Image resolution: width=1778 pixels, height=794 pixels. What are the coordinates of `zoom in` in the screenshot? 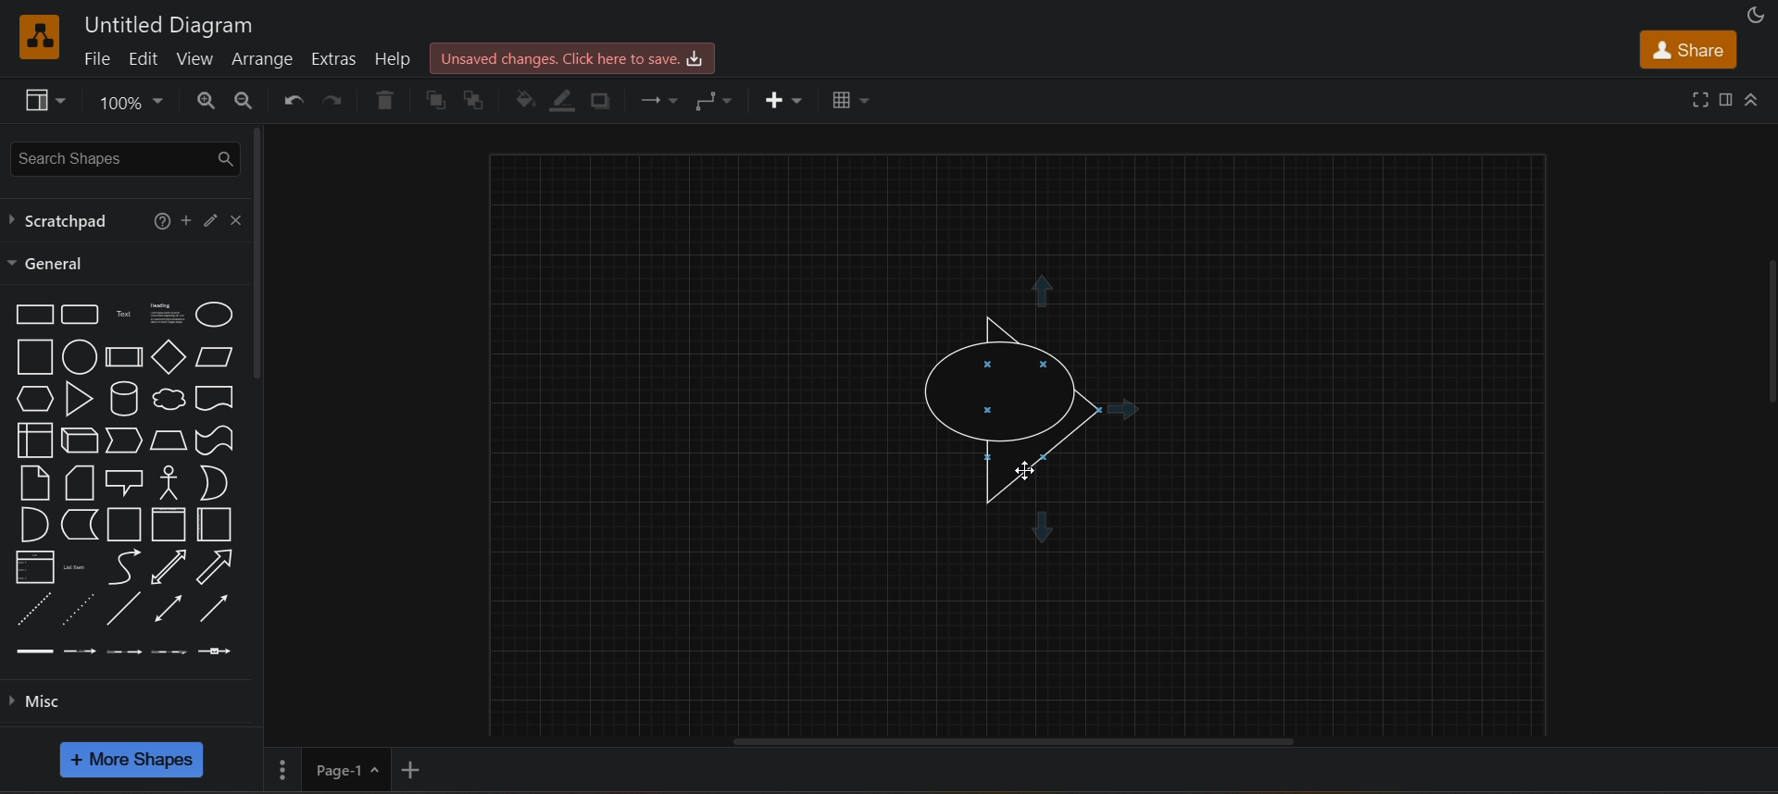 It's located at (204, 99).